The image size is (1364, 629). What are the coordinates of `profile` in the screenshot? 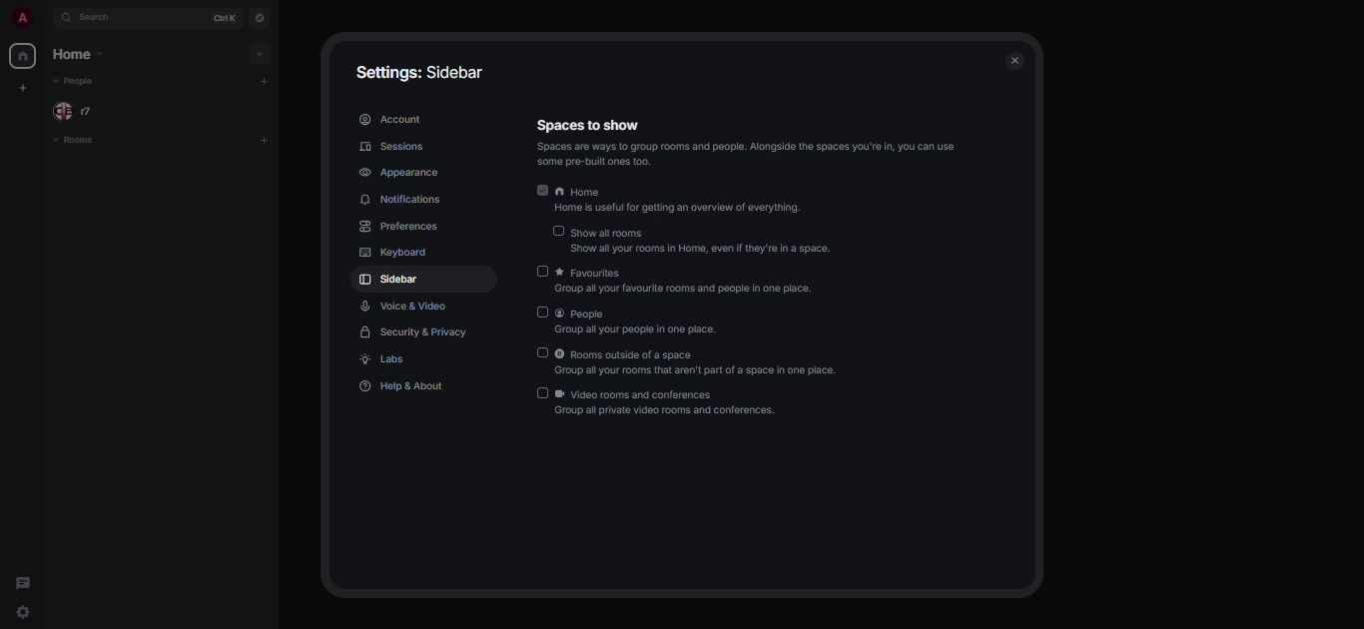 It's located at (20, 18).